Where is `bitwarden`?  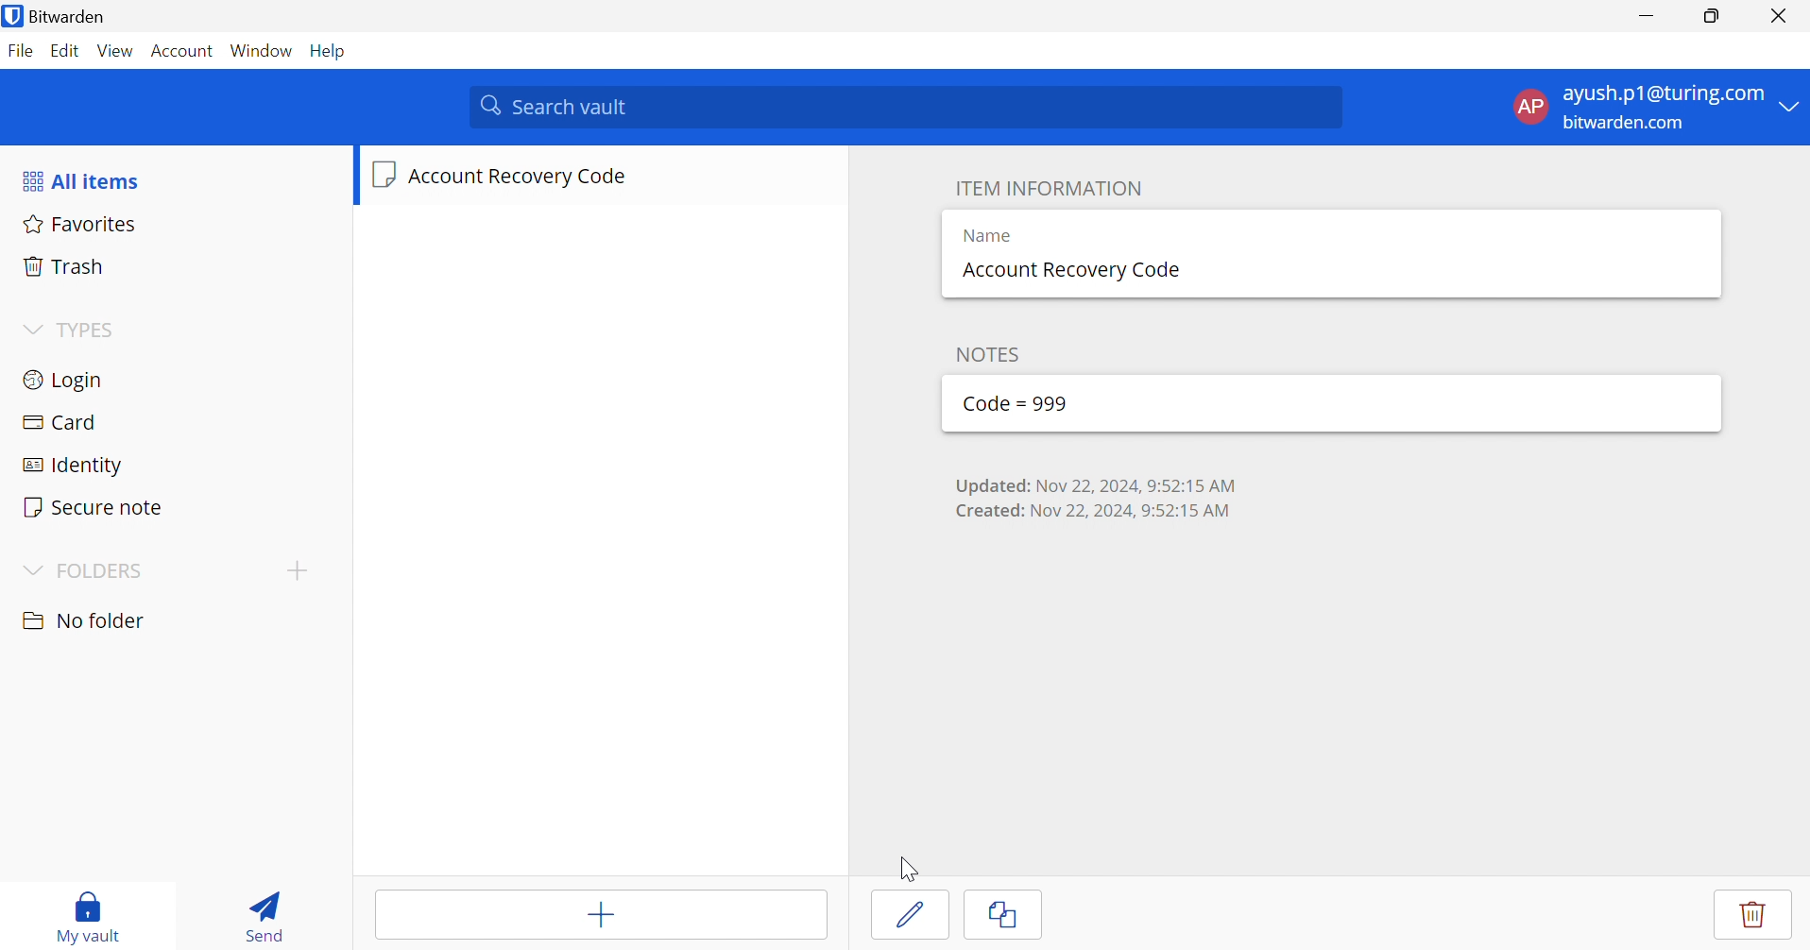
bitwarden is located at coordinates (79, 15).